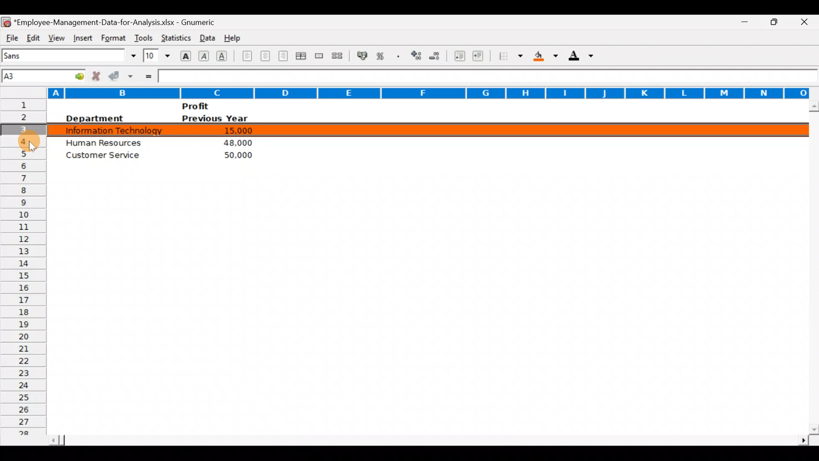 Image resolution: width=819 pixels, height=461 pixels. Describe the element at coordinates (112, 38) in the screenshot. I see `Format` at that location.